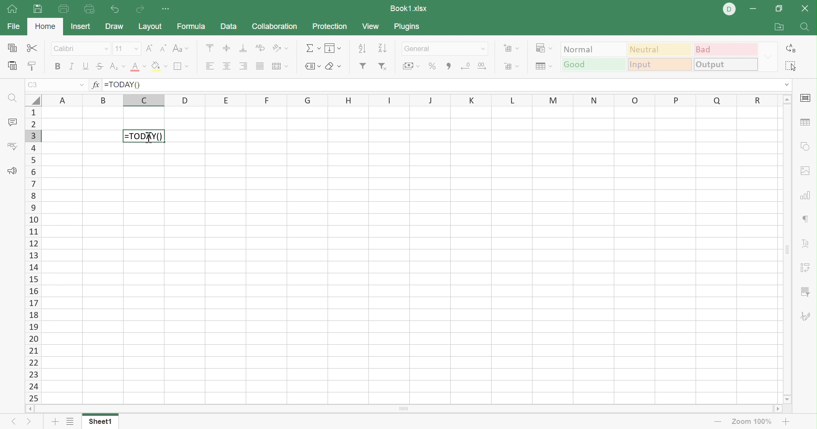 Image resolution: width=817 pixels, height=429 pixels. I want to click on Spell Checking, so click(13, 148).